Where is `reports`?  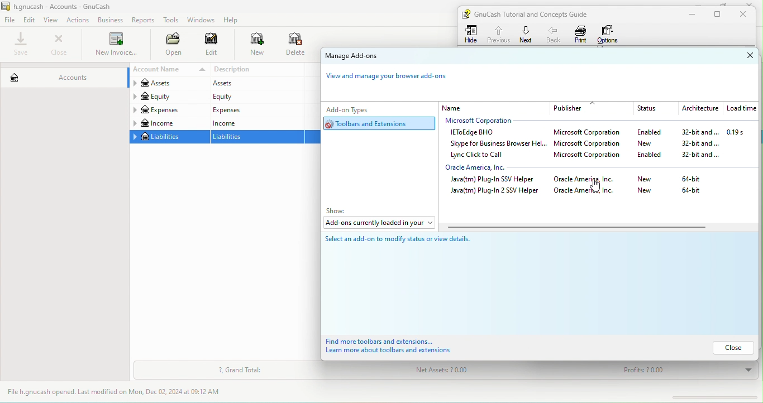
reports is located at coordinates (144, 20).